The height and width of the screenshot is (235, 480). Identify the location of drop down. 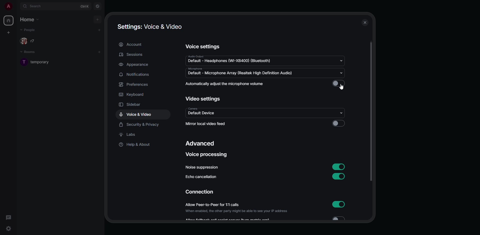
(343, 60).